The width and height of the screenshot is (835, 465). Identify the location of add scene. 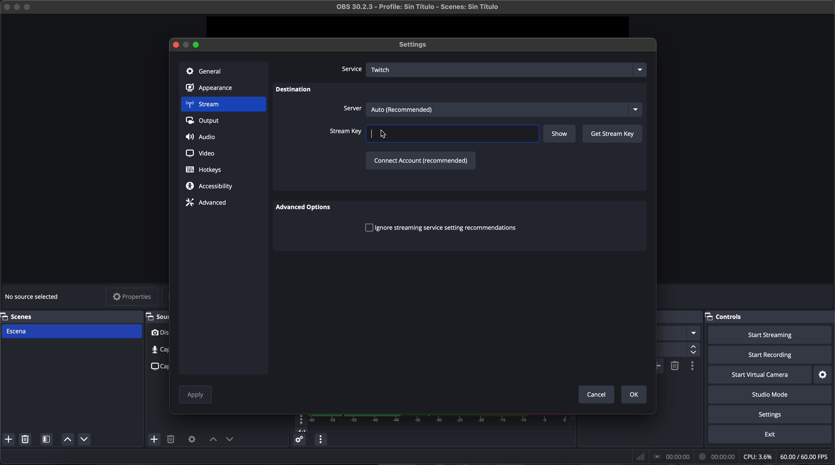
(9, 440).